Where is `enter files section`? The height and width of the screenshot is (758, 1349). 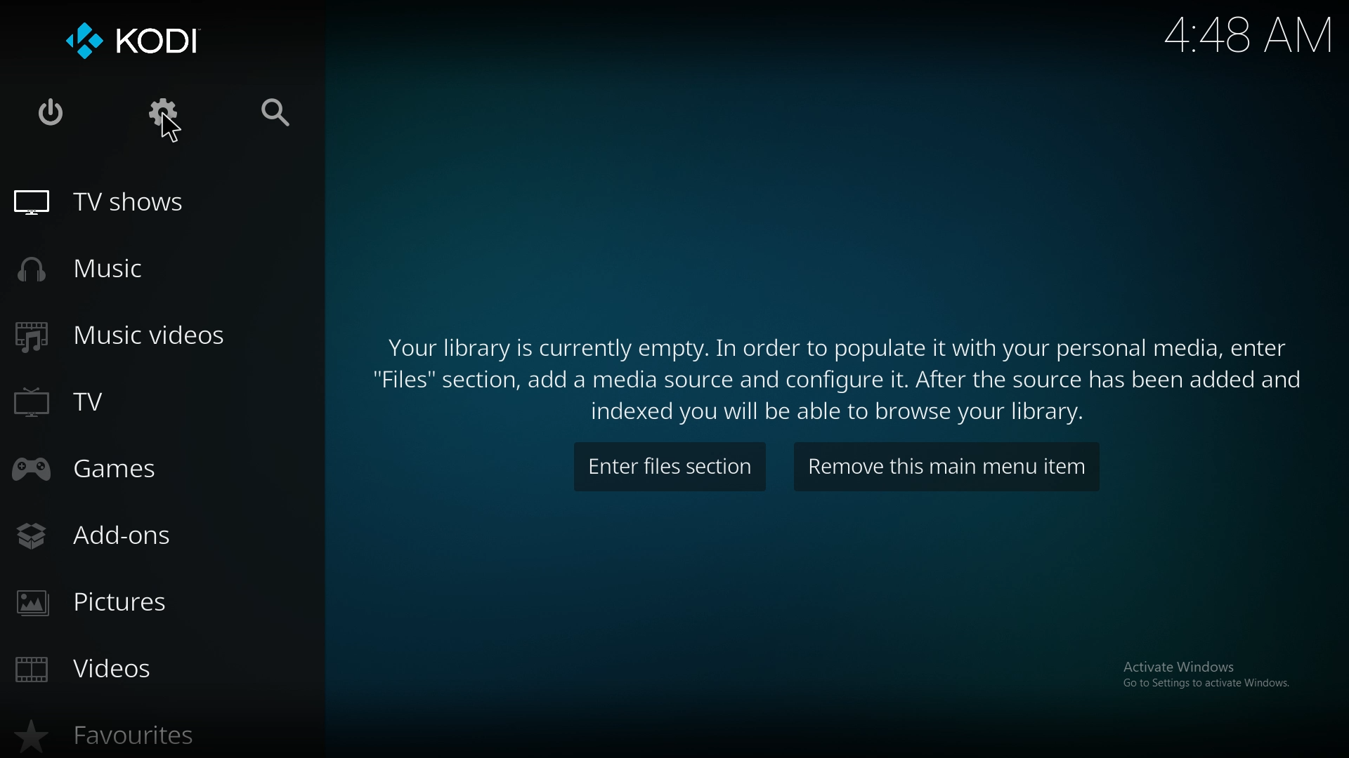 enter files section is located at coordinates (671, 468).